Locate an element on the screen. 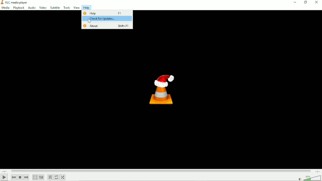 This screenshot has width=322, height=181. Logo is located at coordinates (161, 89).